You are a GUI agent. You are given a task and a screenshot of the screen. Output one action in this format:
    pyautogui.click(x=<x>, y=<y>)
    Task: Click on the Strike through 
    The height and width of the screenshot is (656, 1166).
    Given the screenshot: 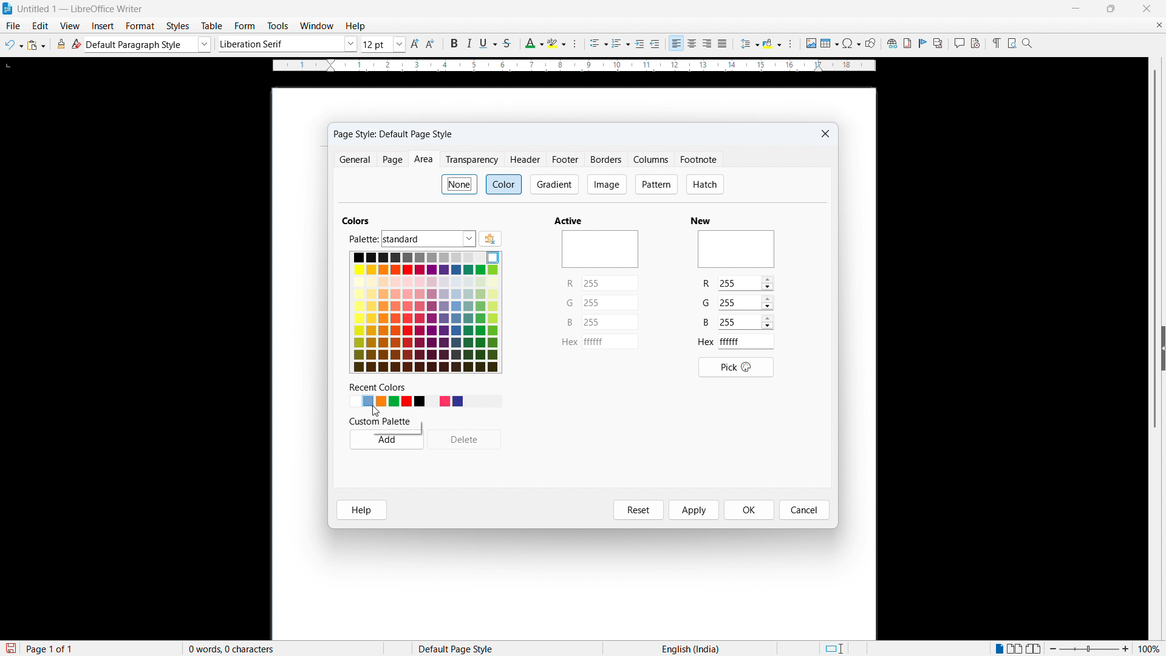 What is the action you would take?
    pyautogui.click(x=506, y=43)
    